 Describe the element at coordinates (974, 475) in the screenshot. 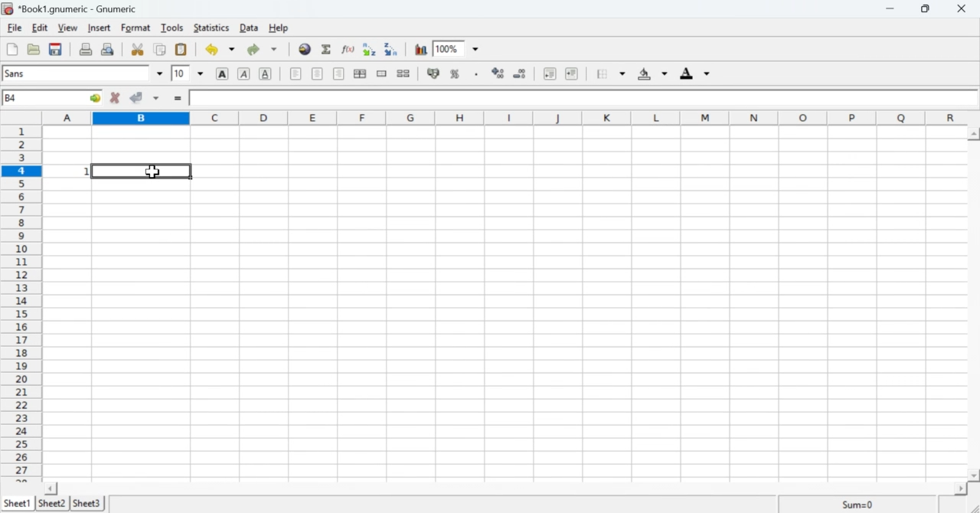

I see `scroll down` at that location.